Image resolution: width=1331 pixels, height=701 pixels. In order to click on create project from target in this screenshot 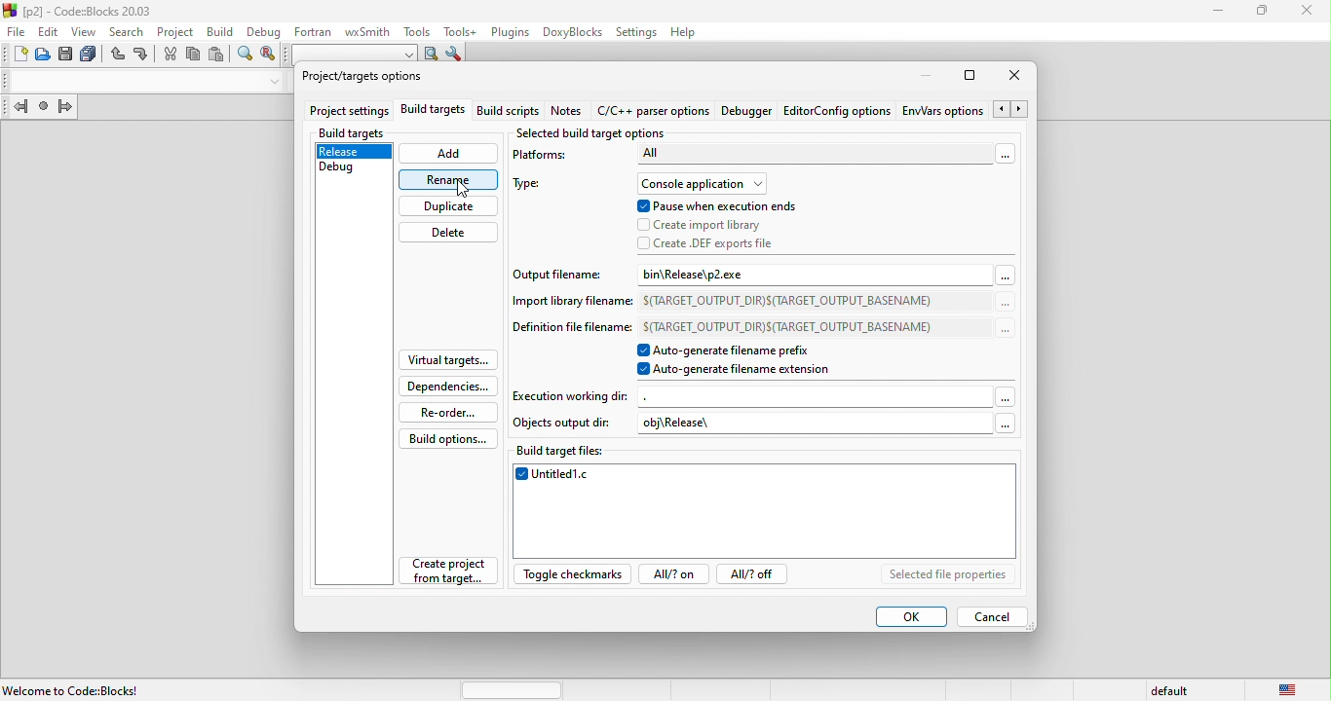, I will do `click(446, 571)`.